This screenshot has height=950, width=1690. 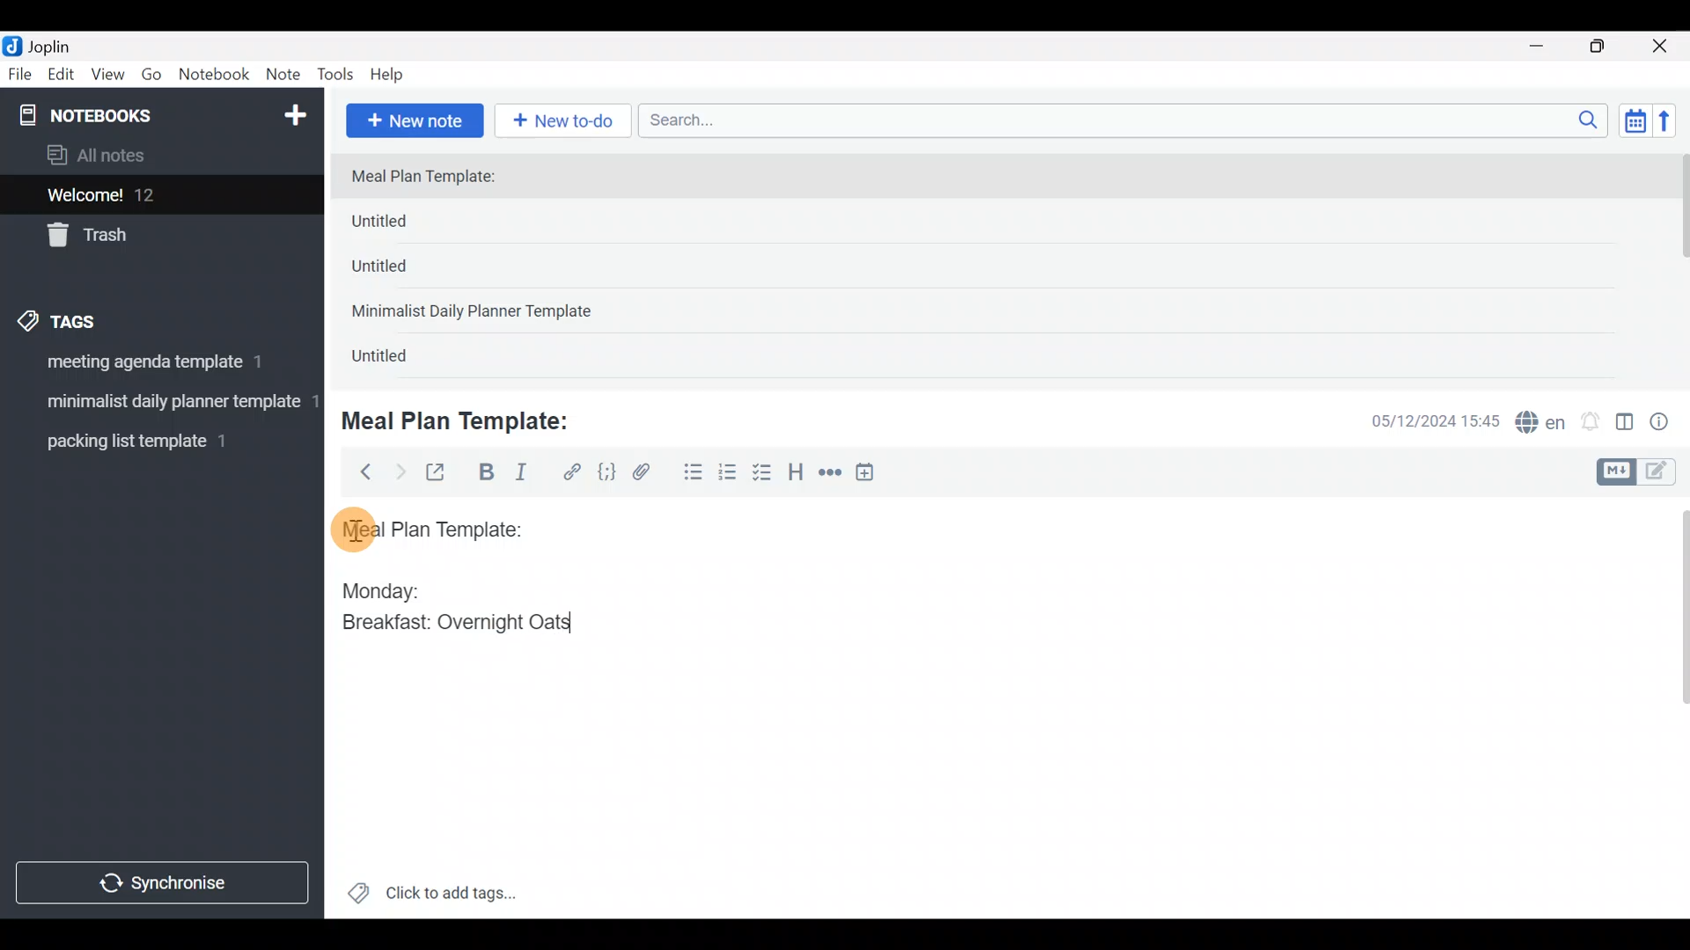 What do you see at coordinates (21, 75) in the screenshot?
I see `File` at bounding box center [21, 75].